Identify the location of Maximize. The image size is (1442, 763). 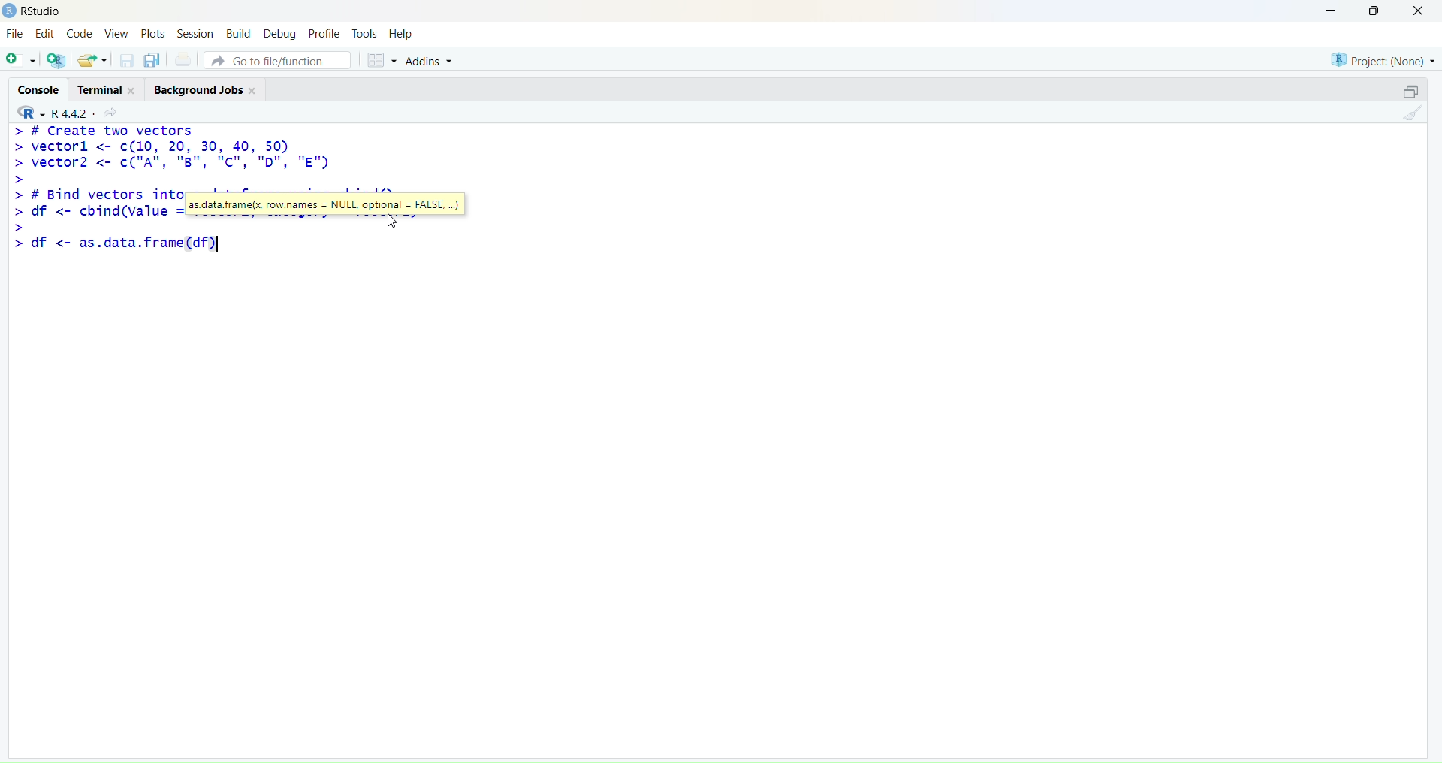
(1375, 11).